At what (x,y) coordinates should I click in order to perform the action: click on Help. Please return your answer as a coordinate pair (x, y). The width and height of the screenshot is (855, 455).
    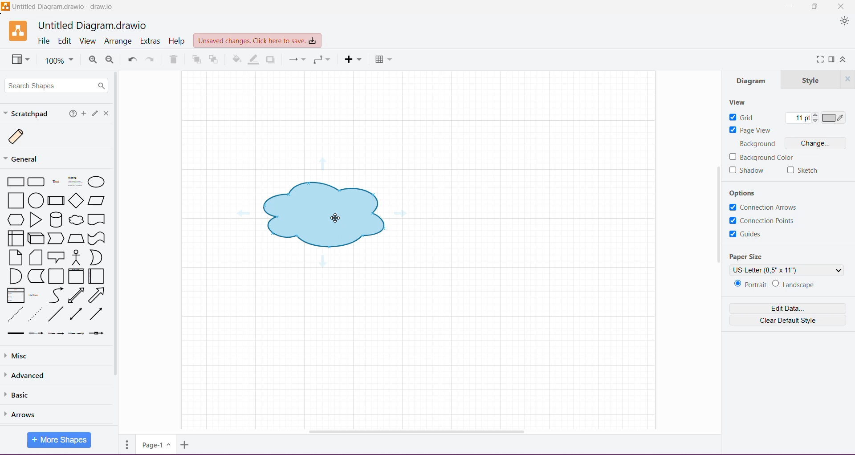
    Looking at the image, I should click on (73, 114).